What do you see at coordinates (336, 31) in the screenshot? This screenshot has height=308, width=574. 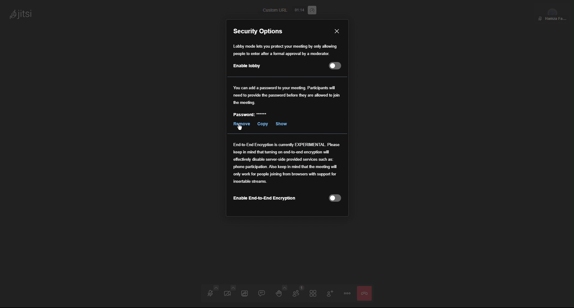 I see `Close` at bounding box center [336, 31].